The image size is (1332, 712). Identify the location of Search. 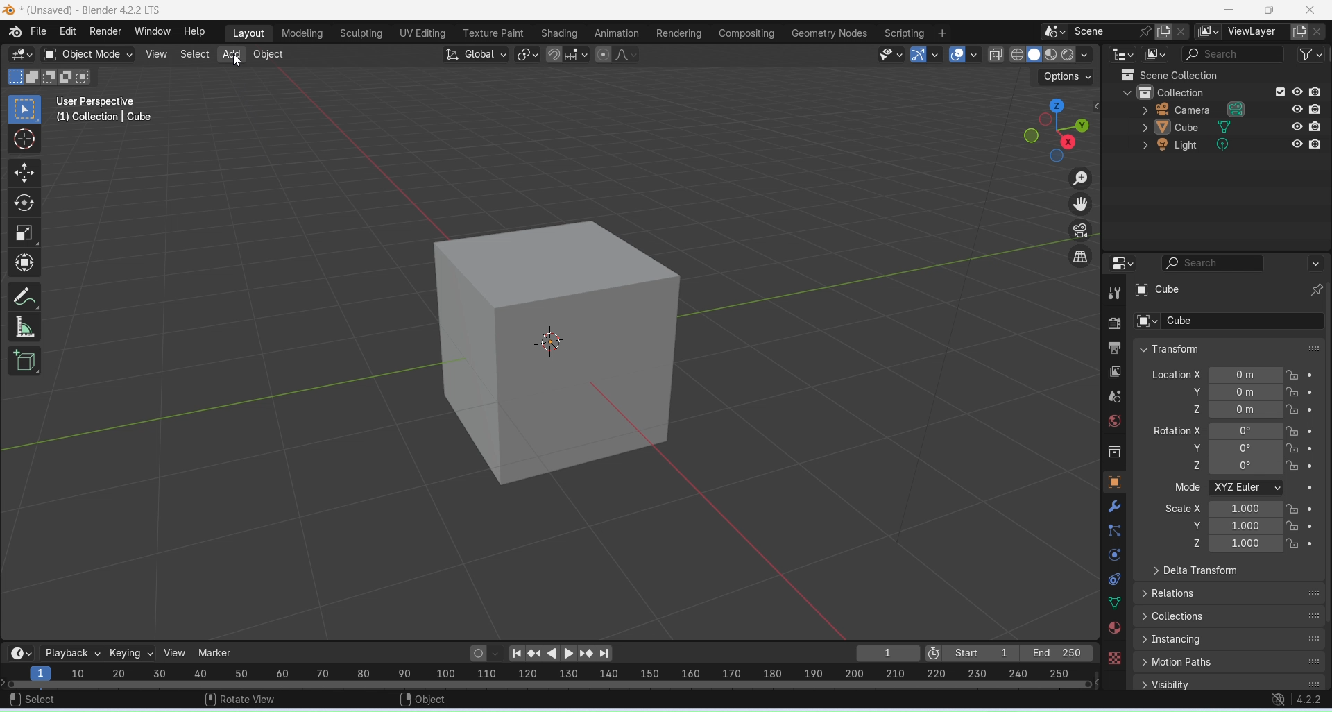
(1242, 263).